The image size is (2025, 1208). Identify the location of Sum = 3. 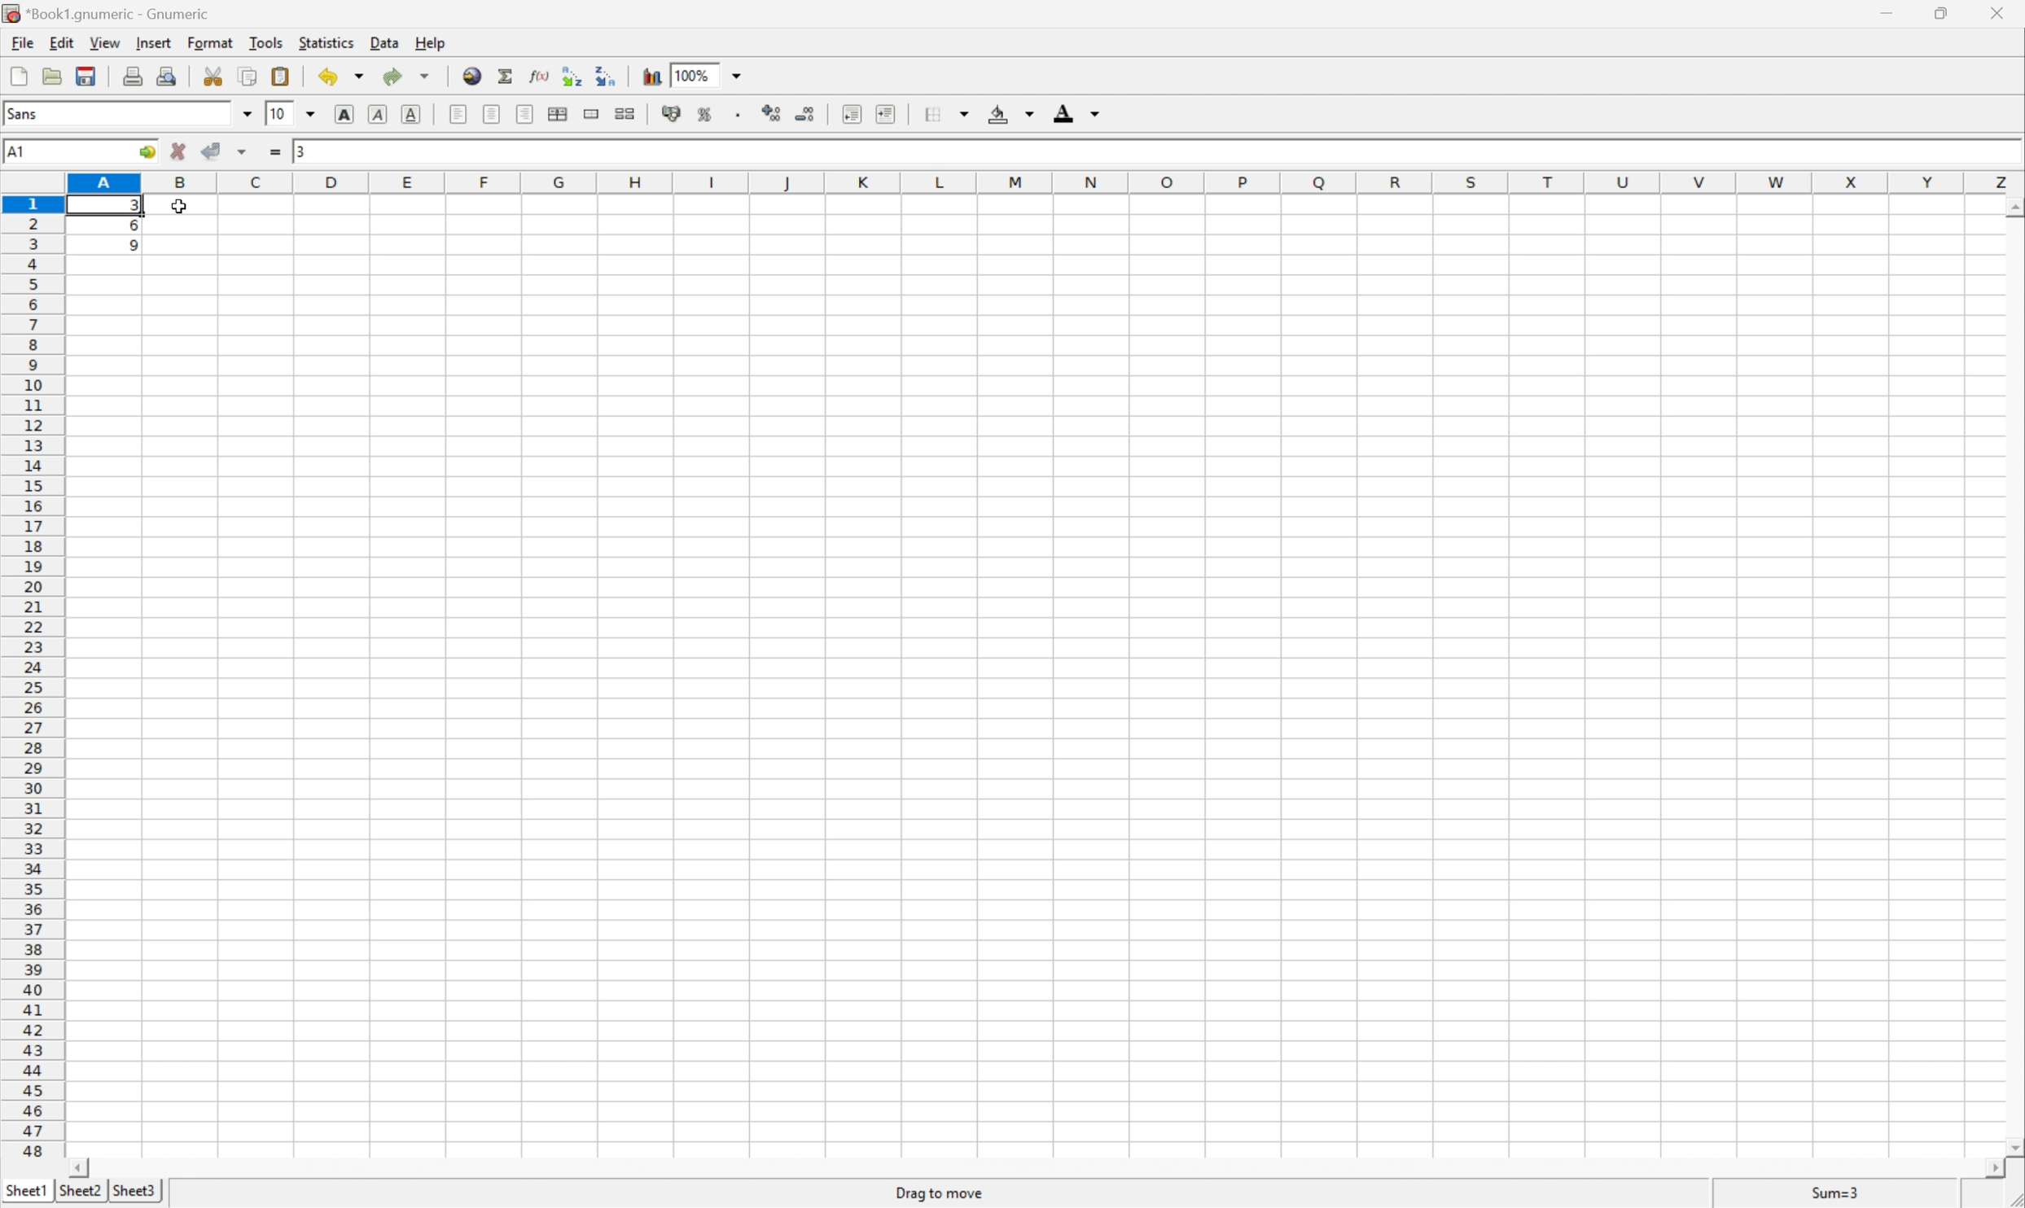
(1831, 1192).